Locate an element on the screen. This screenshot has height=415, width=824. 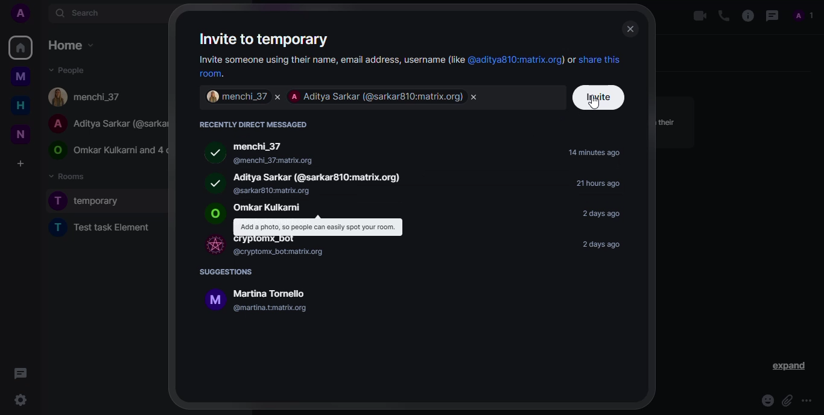
more is located at coordinates (807, 401).